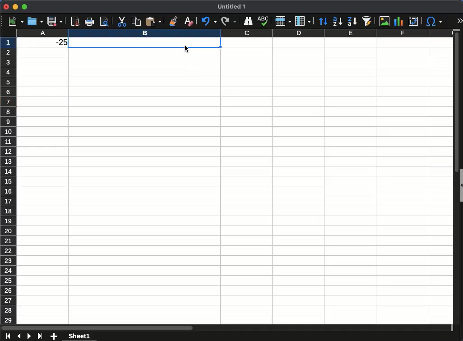 This screenshot has height=341, width=463. Describe the element at coordinates (208, 21) in the screenshot. I see `undo` at that location.